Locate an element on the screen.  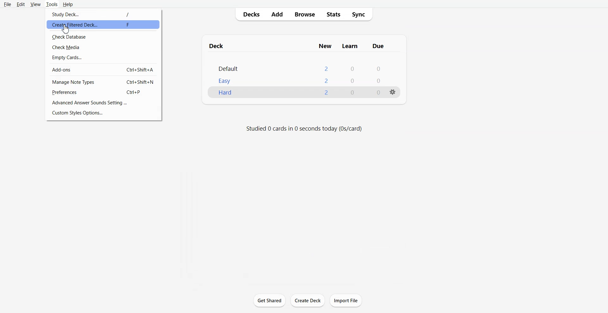
Deck File is located at coordinates (302, 64).